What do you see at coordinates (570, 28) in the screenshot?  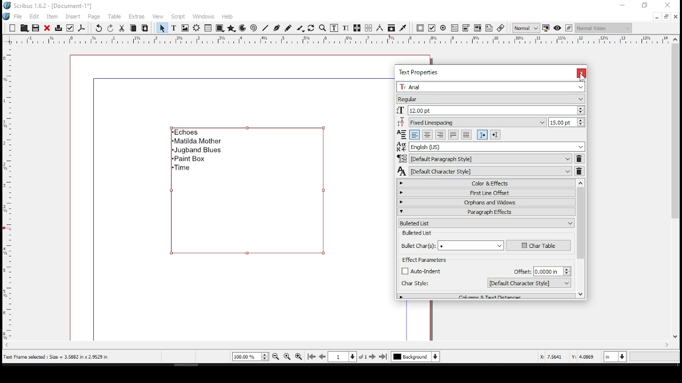 I see `edit in preview mode` at bounding box center [570, 28].